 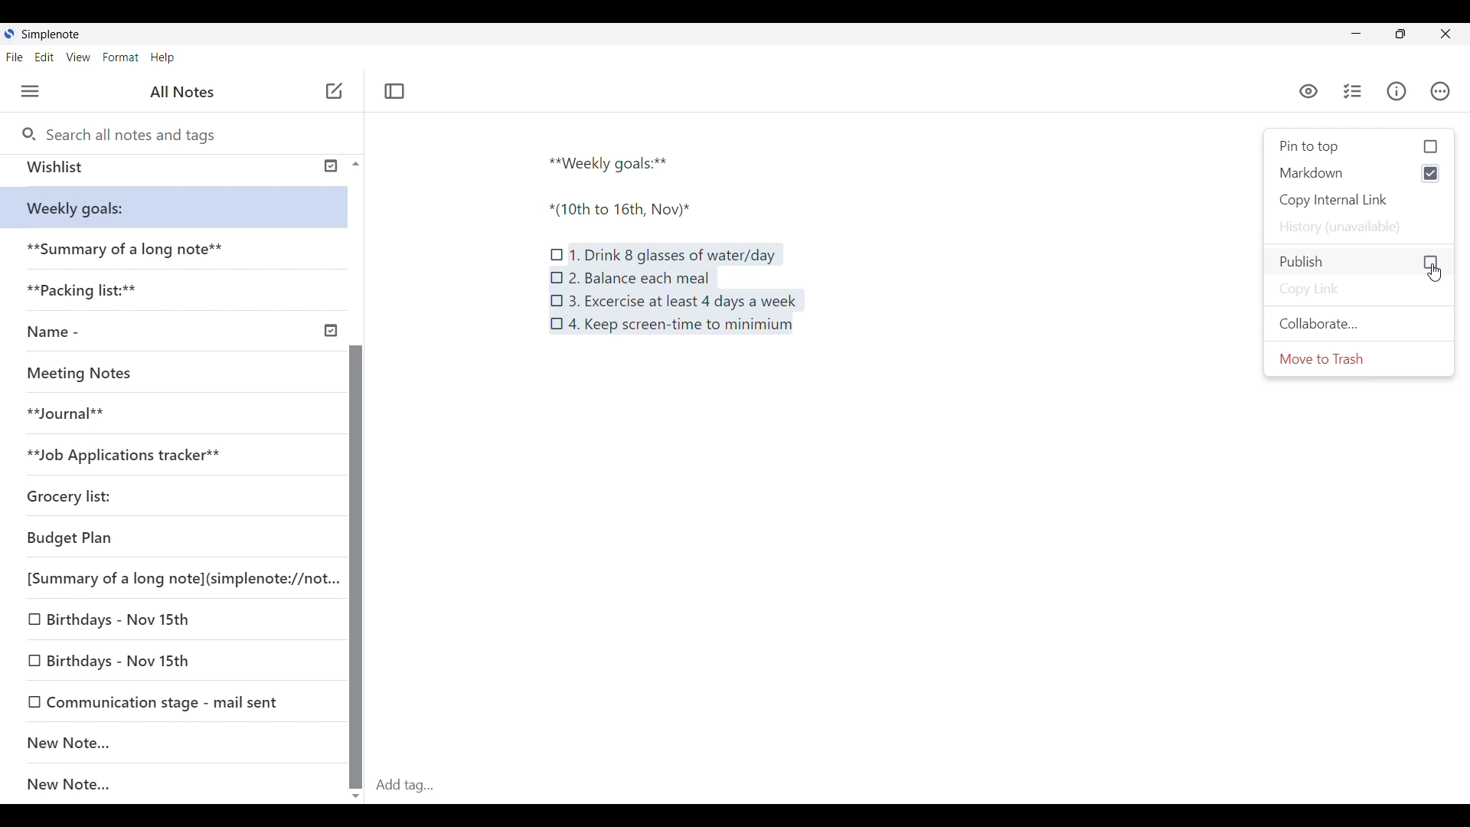 I want to click on Collaborate, so click(x=1318, y=327).